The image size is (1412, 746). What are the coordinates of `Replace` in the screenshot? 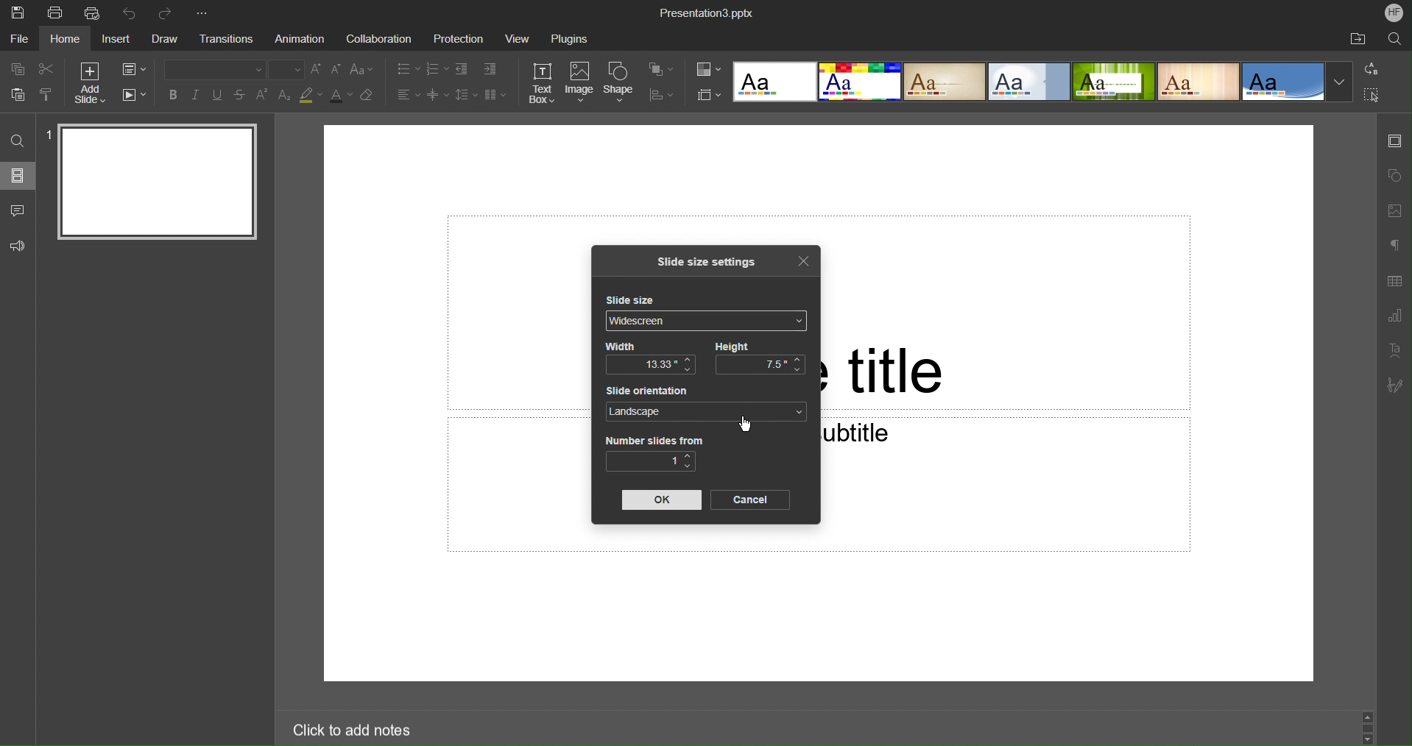 It's located at (1372, 68).